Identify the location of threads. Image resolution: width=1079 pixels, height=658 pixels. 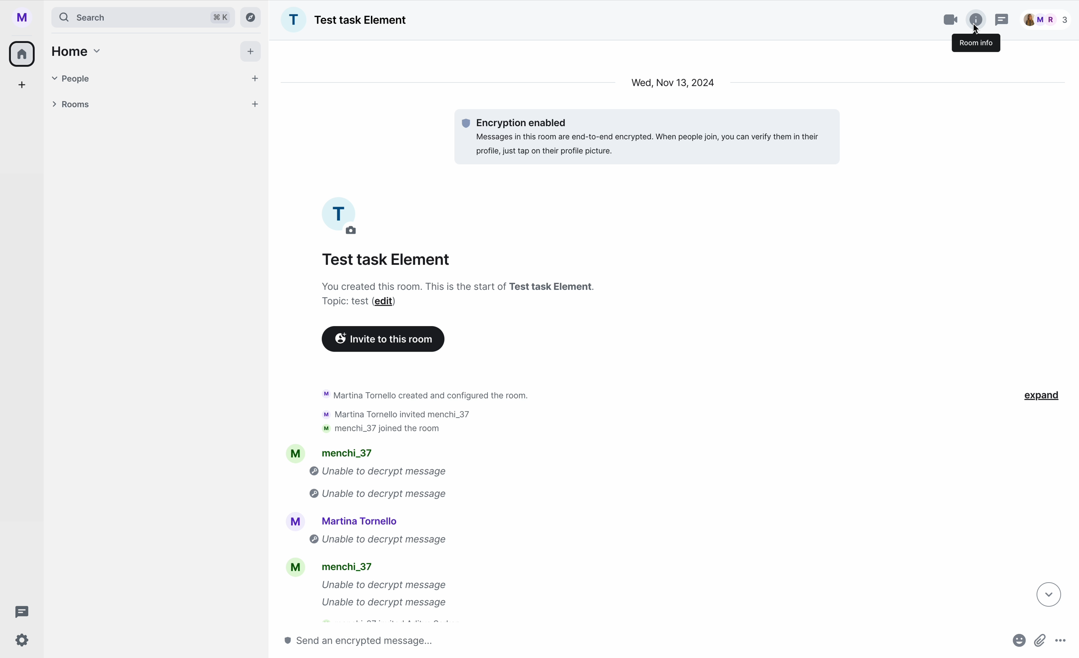
(19, 611).